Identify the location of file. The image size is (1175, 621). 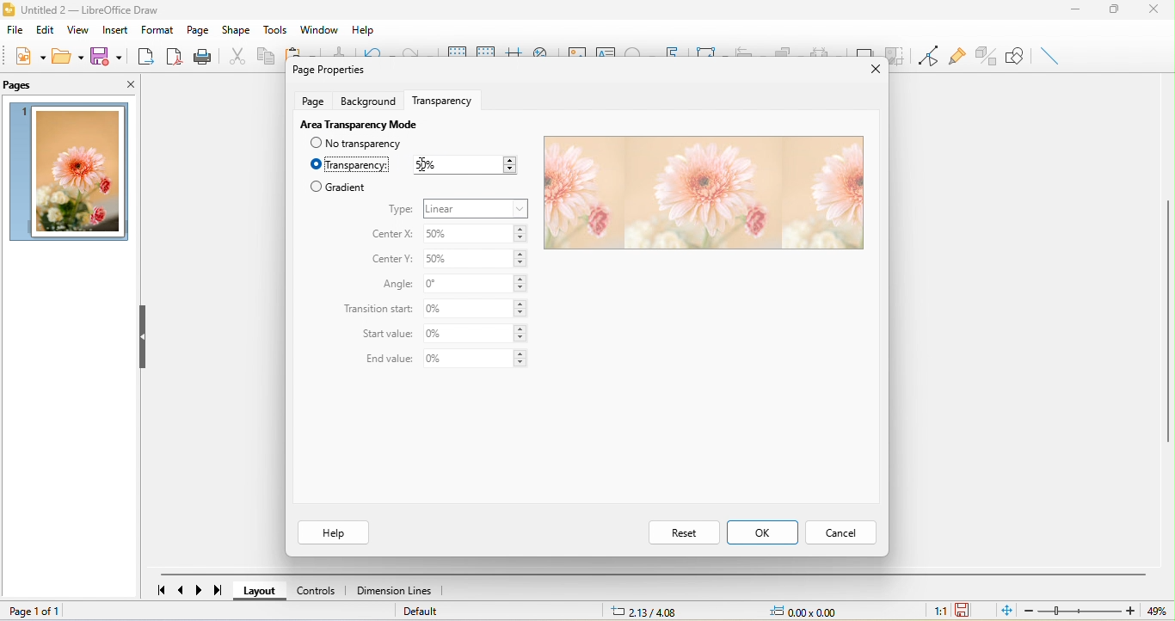
(16, 30).